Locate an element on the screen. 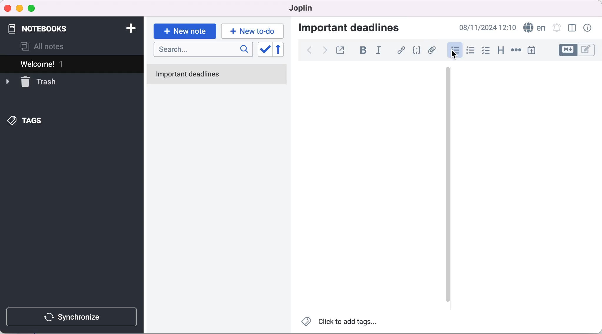 The height and width of the screenshot is (334, 602). italic is located at coordinates (378, 51).